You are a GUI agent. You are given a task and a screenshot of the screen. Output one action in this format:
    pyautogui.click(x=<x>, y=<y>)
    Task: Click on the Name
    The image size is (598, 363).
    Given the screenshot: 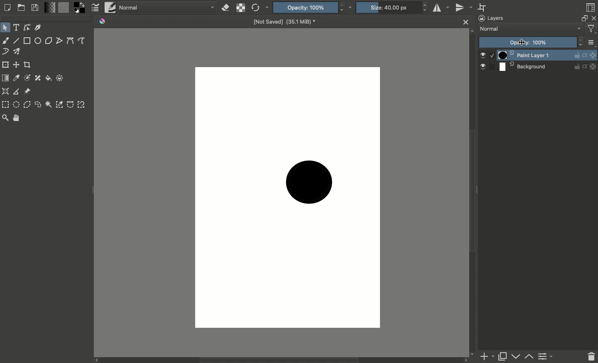 What is the action you would take?
    pyautogui.click(x=283, y=21)
    